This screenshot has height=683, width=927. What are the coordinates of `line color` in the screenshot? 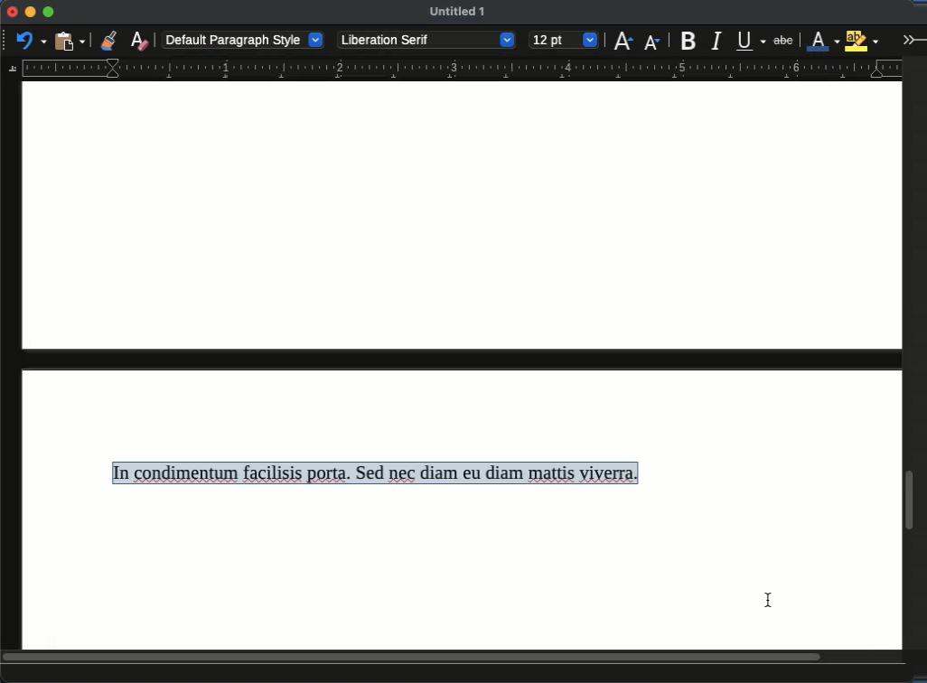 It's located at (823, 40).